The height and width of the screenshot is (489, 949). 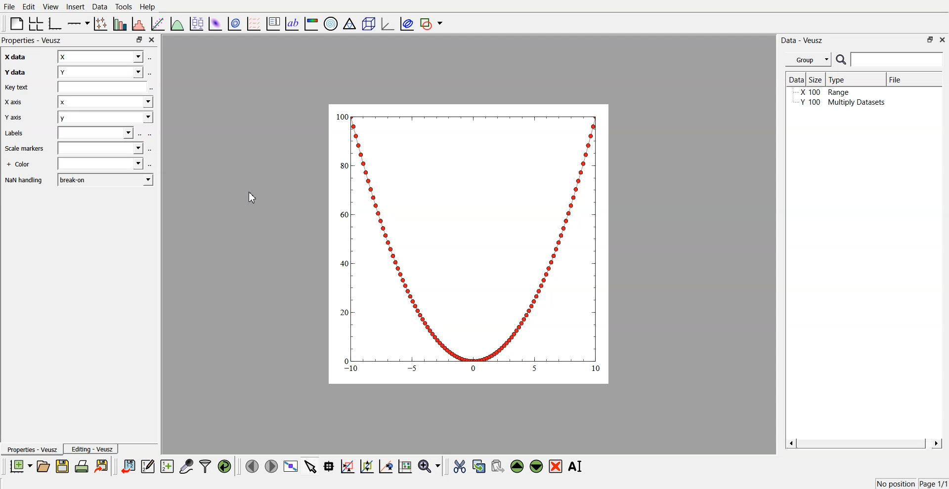 What do you see at coordinates (842, 59) in the screenshot?
I see `search icon` at bounding box center [842, 59].